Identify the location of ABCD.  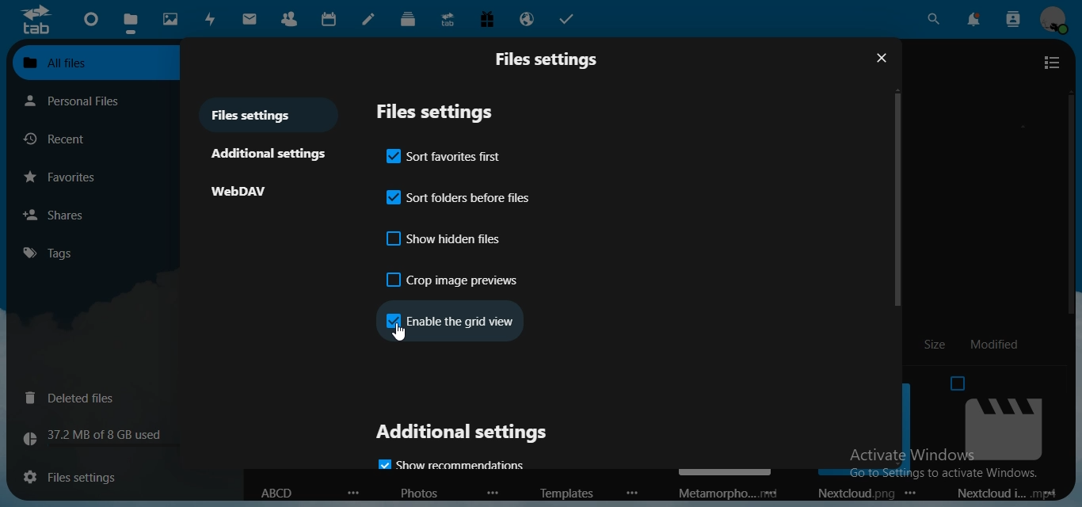
(277, 493).